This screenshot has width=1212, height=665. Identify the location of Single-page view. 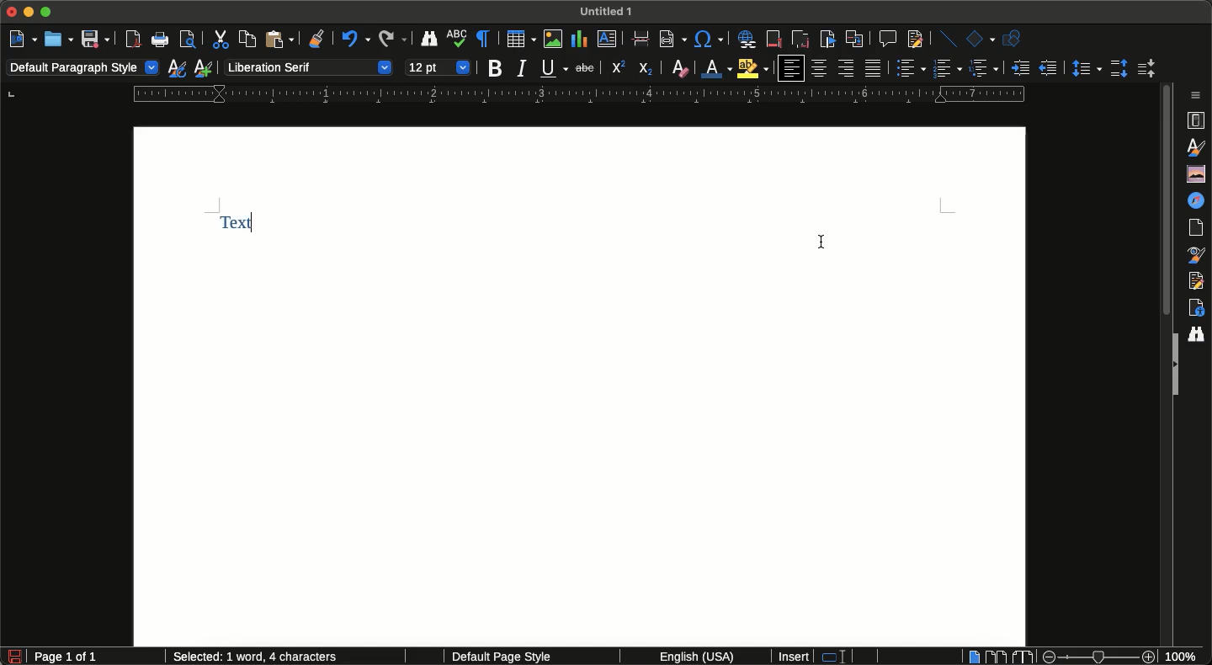
(972, 657).